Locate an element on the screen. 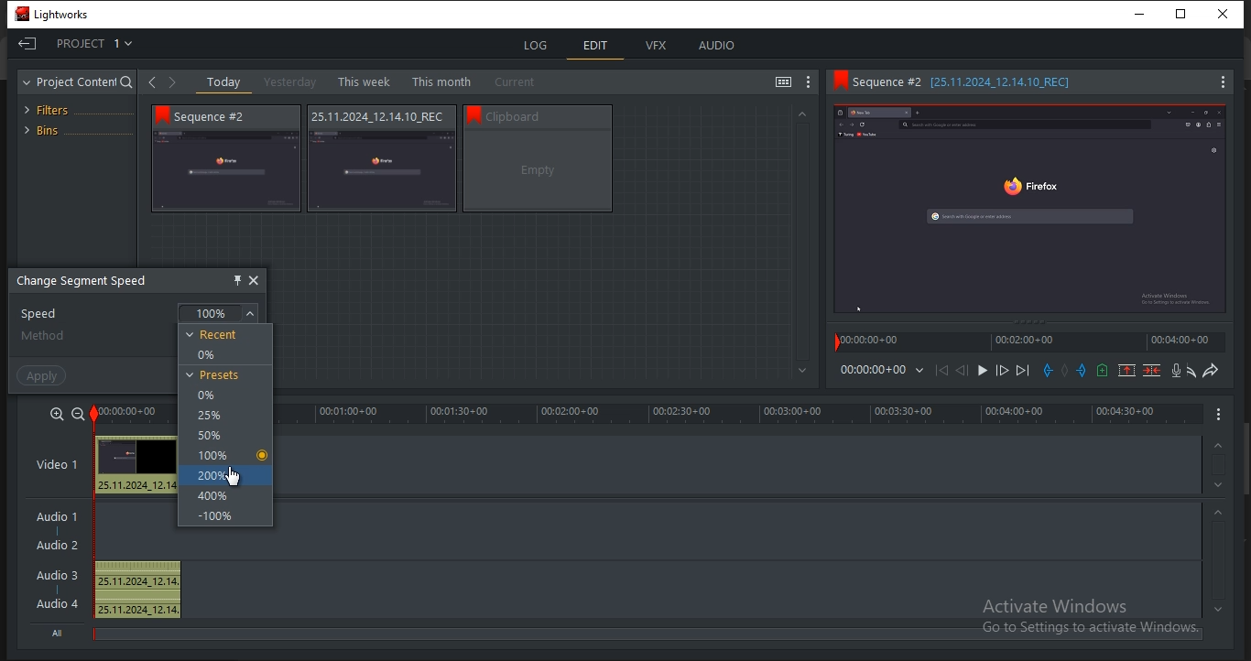 This screenshot has width=1251, height=661. video thumbnail is located at coordinates (538, 170).